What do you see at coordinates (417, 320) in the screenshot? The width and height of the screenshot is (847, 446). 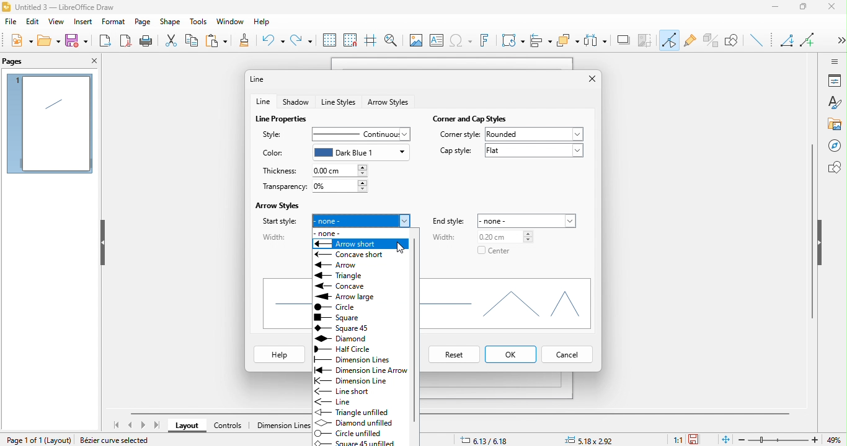 I see `vertical scroll bar` at bounding box center [417, 320].